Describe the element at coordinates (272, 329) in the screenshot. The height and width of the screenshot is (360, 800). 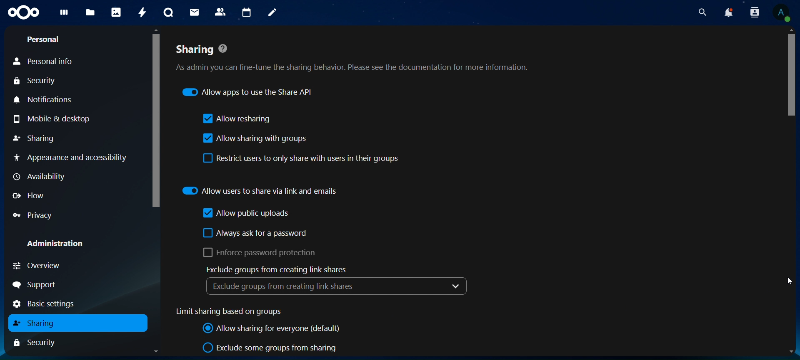
I see `allow sharing for everyone` at that location.